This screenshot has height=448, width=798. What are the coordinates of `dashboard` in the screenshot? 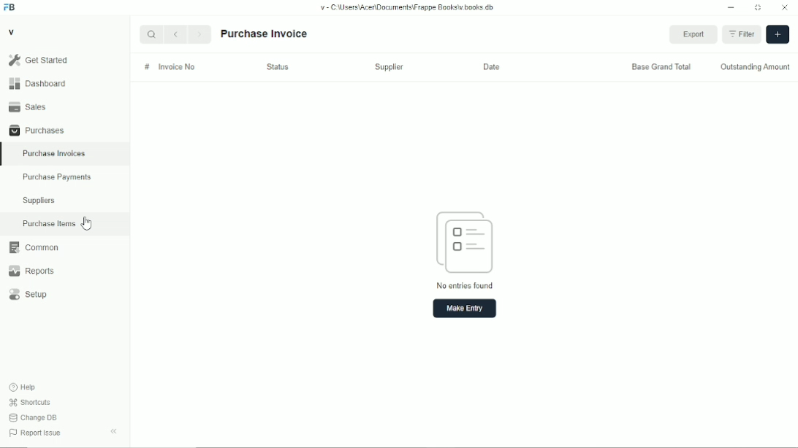 It's located at (39, 83).